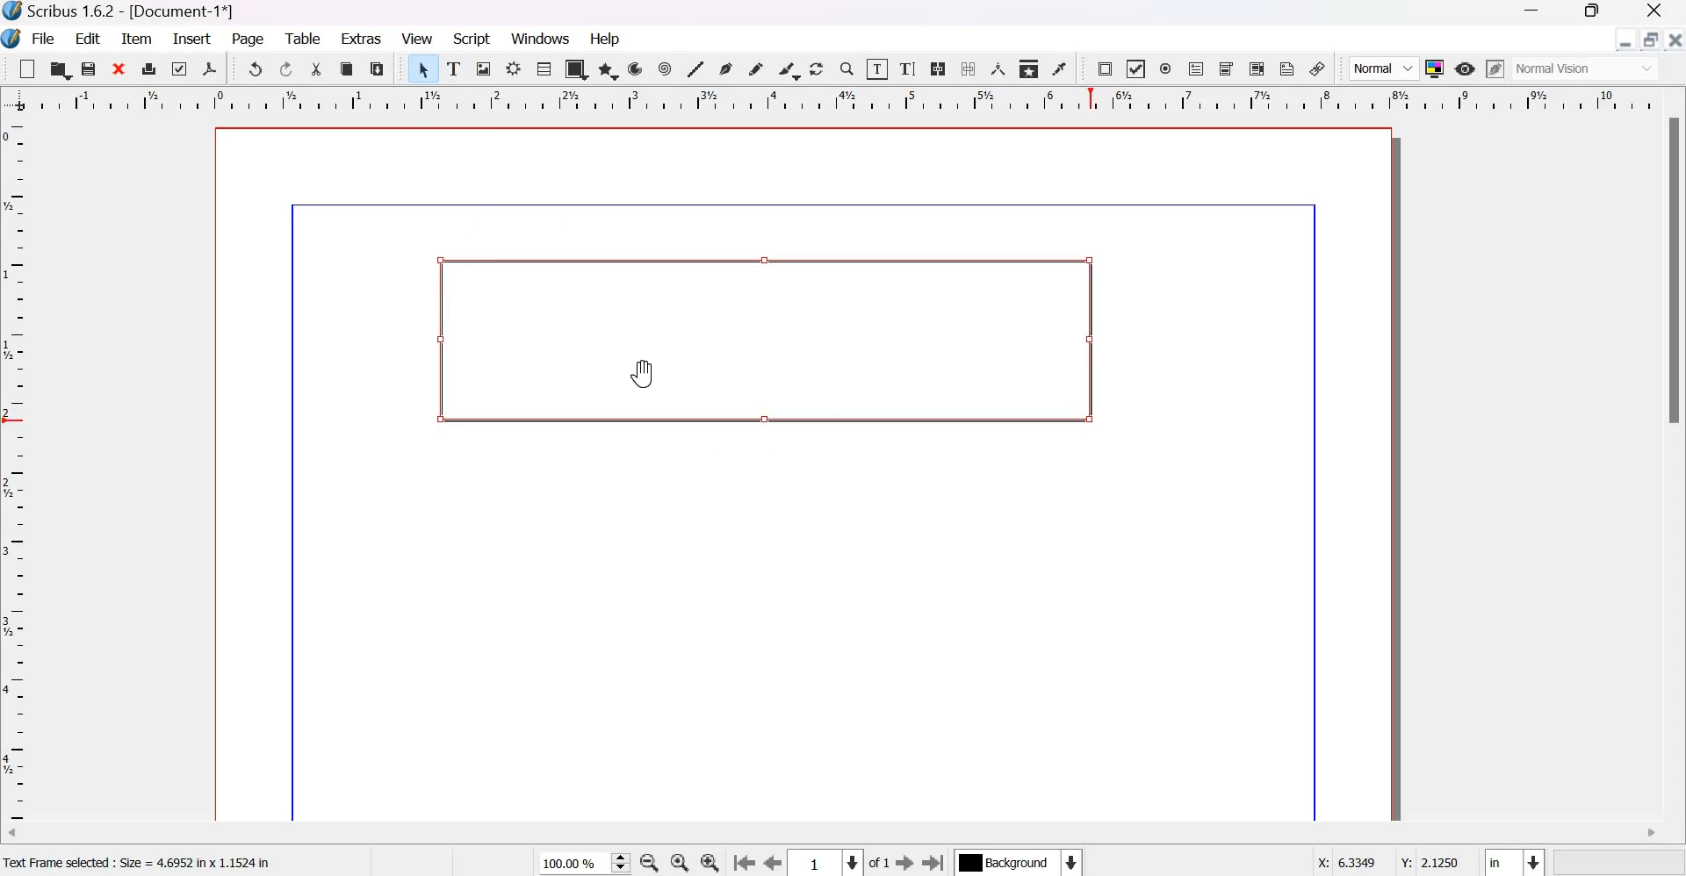 The width and height of the screenshot is (1686, 876). I want to click on select the current unit, so click(1514, 860).